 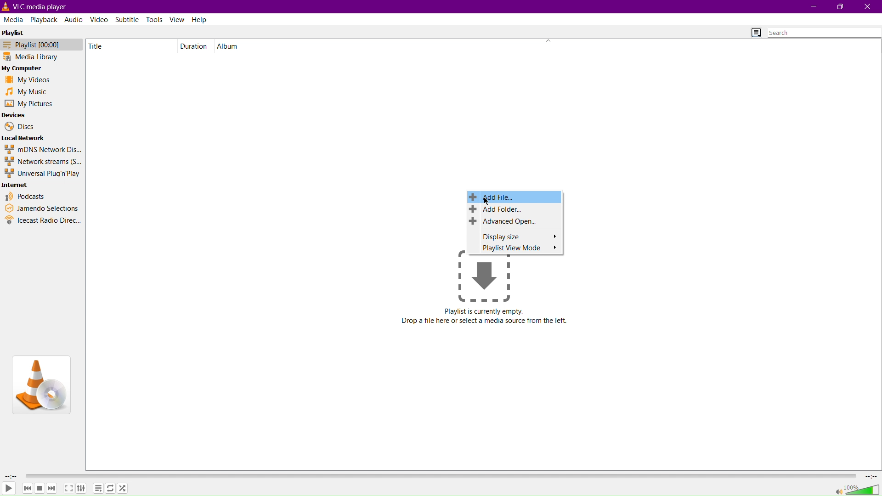 What do you see at coordinates (25, 81) in the screenshot?
I see `My Videos` at bounding box center [25, 81].